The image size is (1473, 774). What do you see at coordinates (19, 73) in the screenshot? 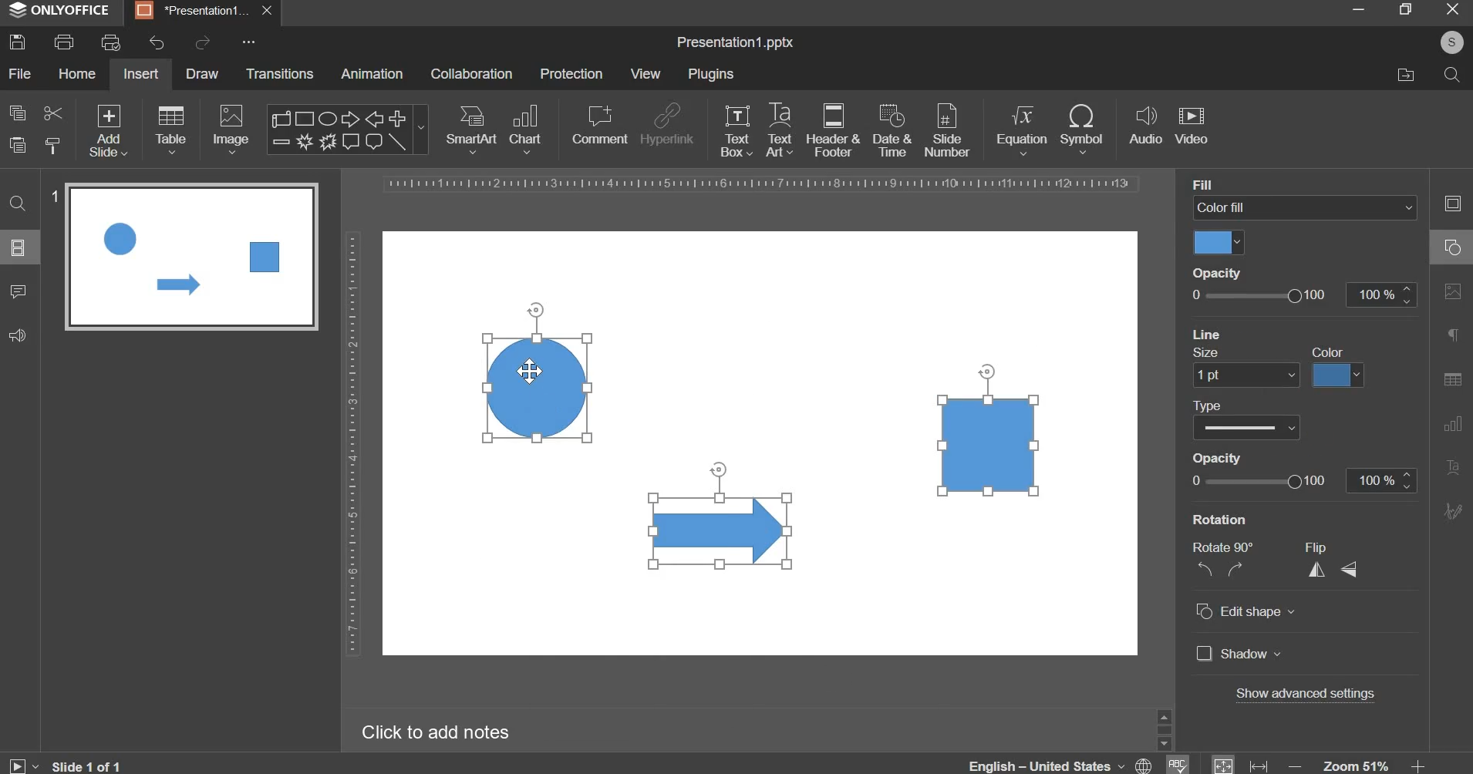
I see `file` at bounding box center [19, 73].